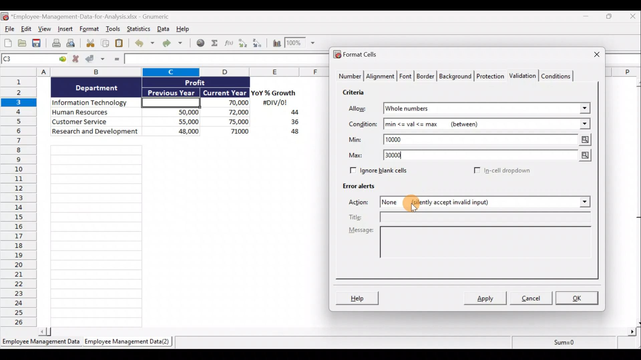 The width and height of the screenshot is (641, 360). Describe the element at coordinates (8, 30) in the screenshot. I see `File` at that location.